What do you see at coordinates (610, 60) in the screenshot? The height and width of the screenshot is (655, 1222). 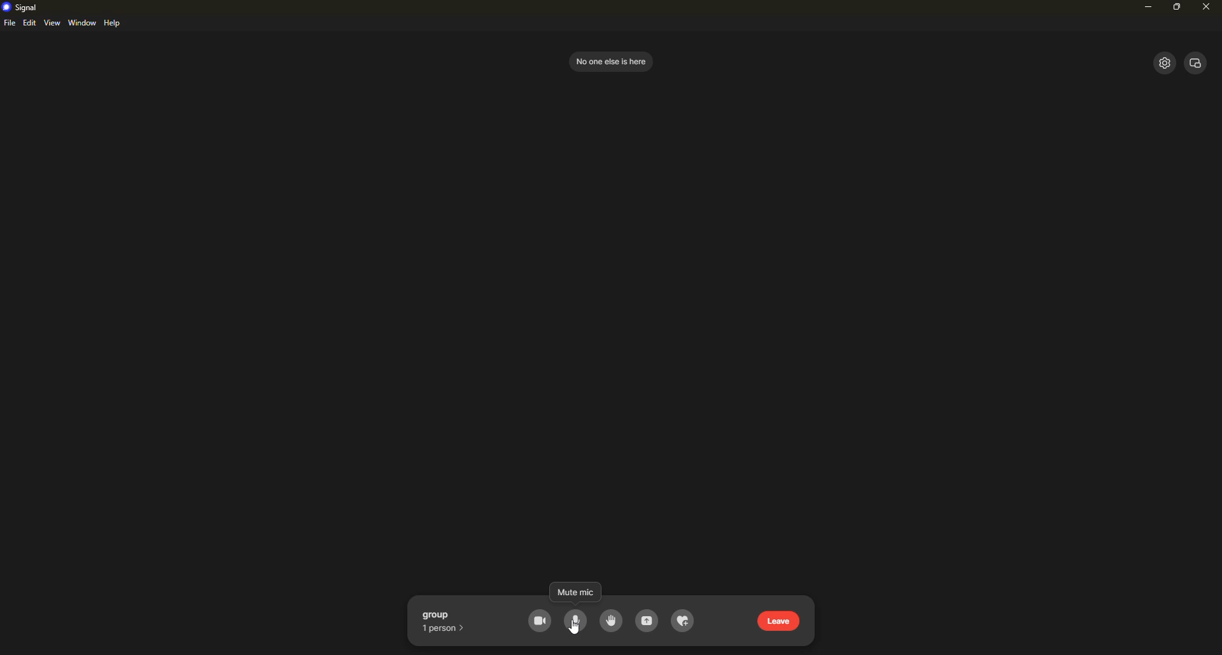 I see `no one else is here` at bounding box center [610, 60].